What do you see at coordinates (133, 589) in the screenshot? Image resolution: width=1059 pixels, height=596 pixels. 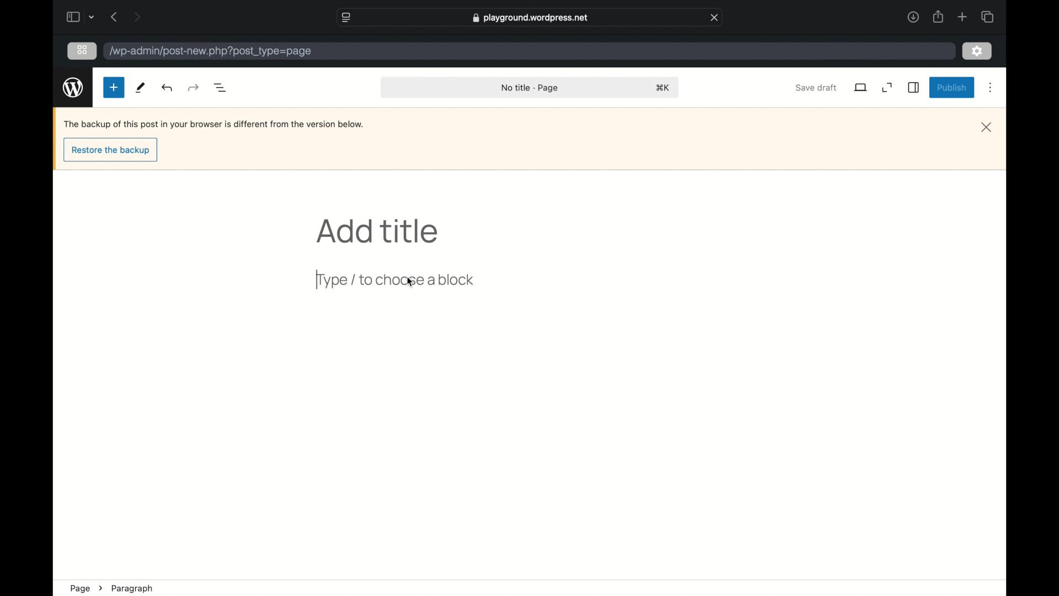 I see `paragraph` at bounding box center [133, 589].